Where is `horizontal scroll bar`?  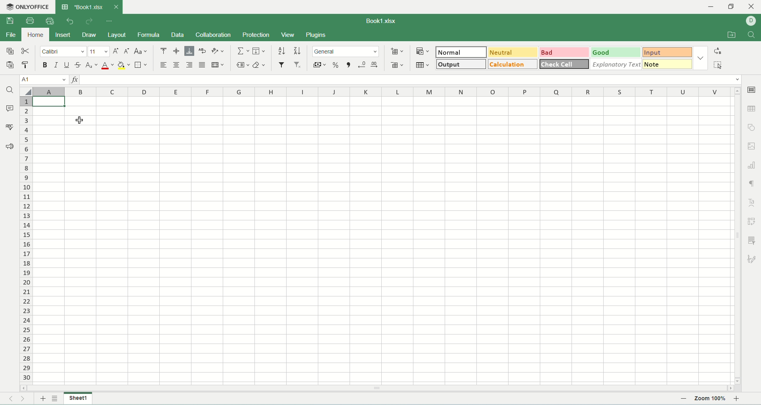
horizontal scroll bar is located at coordinates (377, 388).